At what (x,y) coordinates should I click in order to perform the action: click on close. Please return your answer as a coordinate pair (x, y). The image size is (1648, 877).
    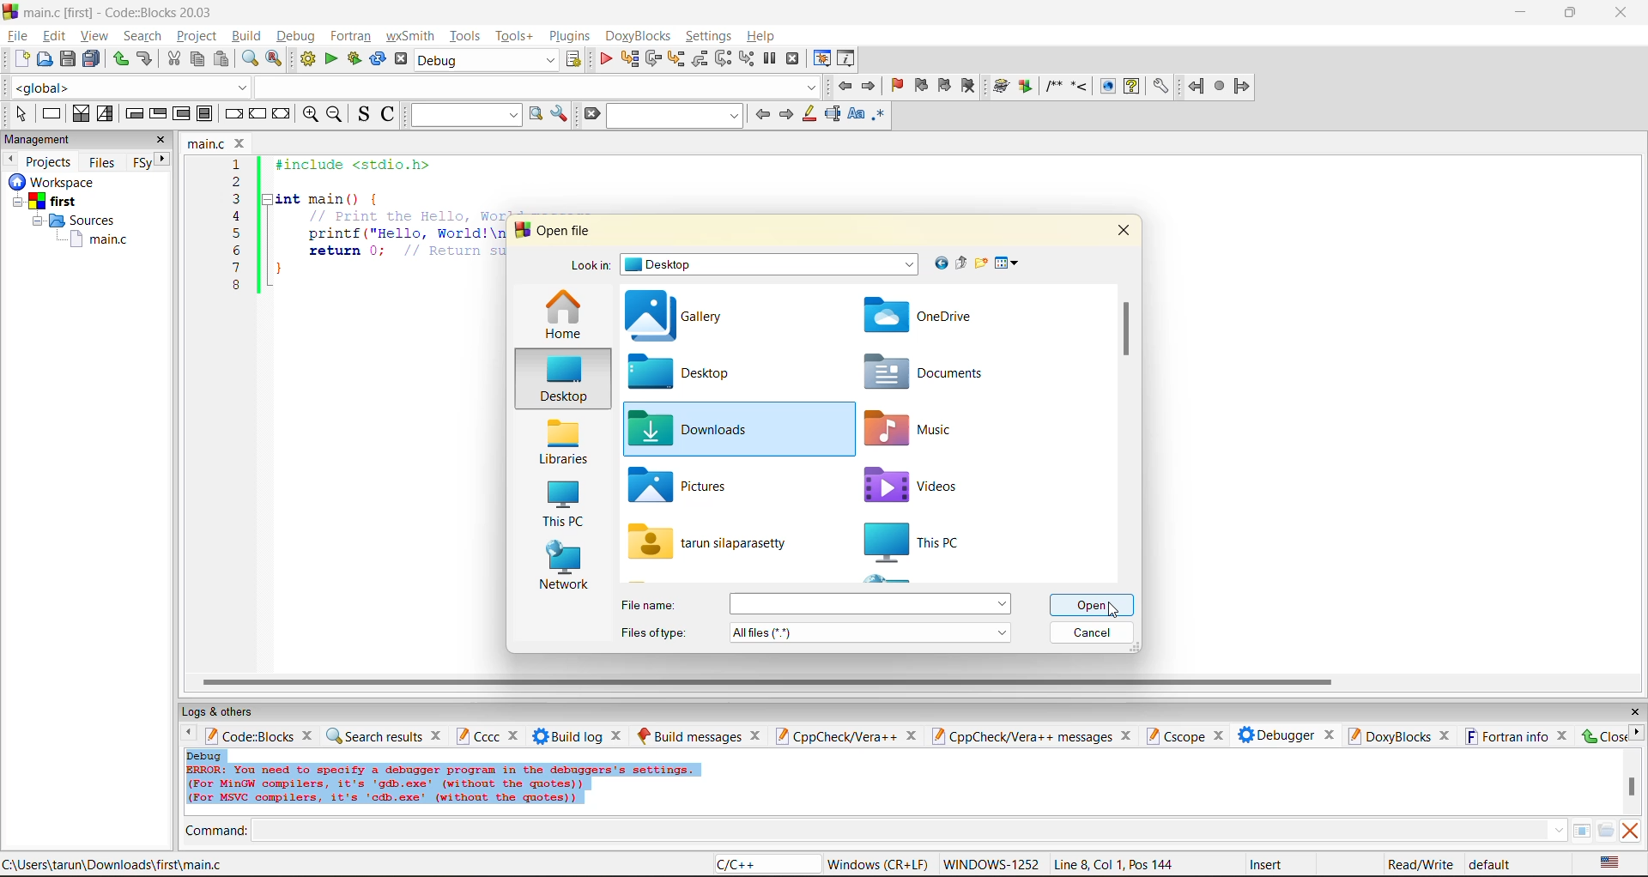
    Looking at the image, I should click on (1445, 736).